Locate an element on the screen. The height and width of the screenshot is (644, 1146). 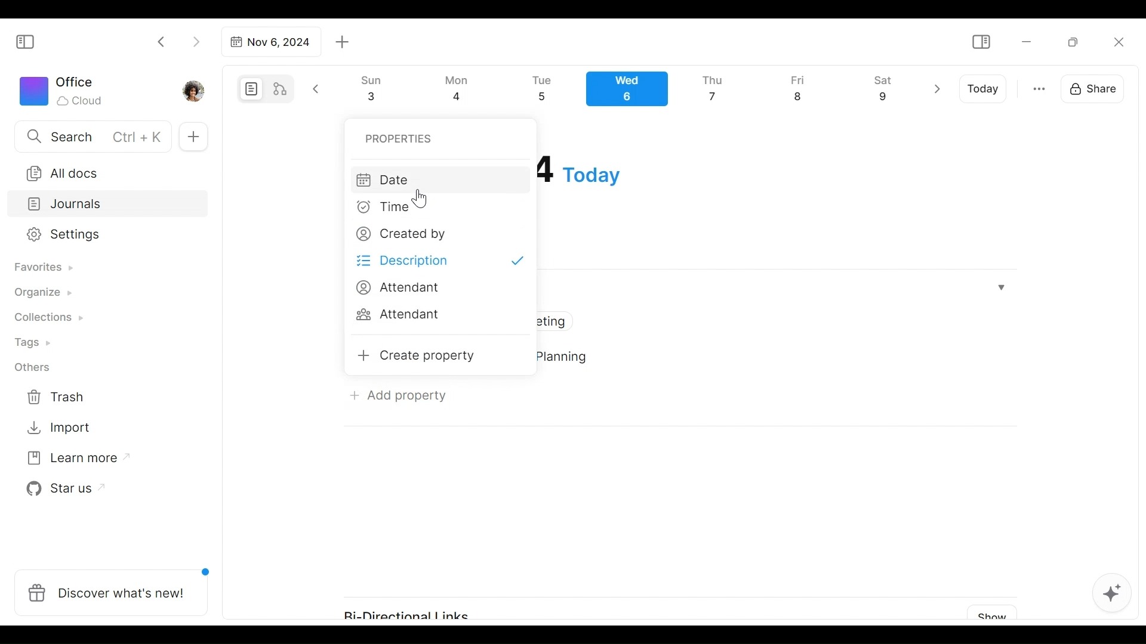
Edgeless mode is located at coordinates (281, 88).